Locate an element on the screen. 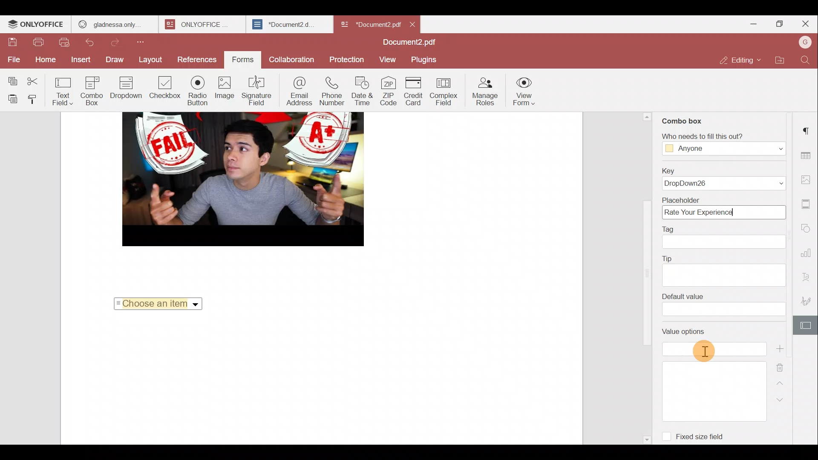  Tip is located at coordinates (724, 269).